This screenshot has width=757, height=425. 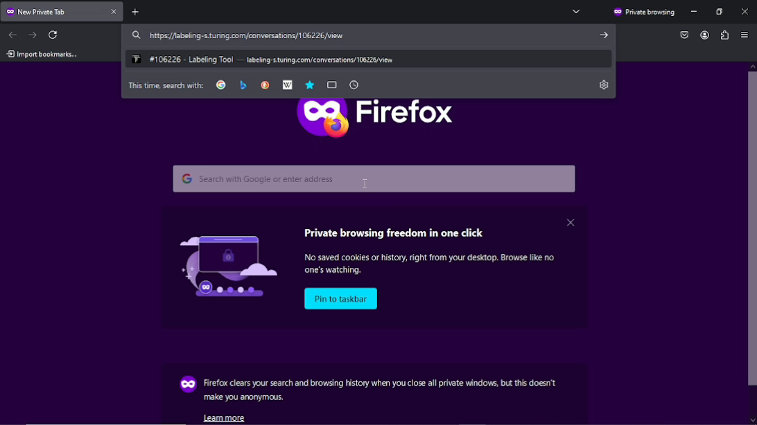 I want to click on go forward, so click(x=33, y=34).